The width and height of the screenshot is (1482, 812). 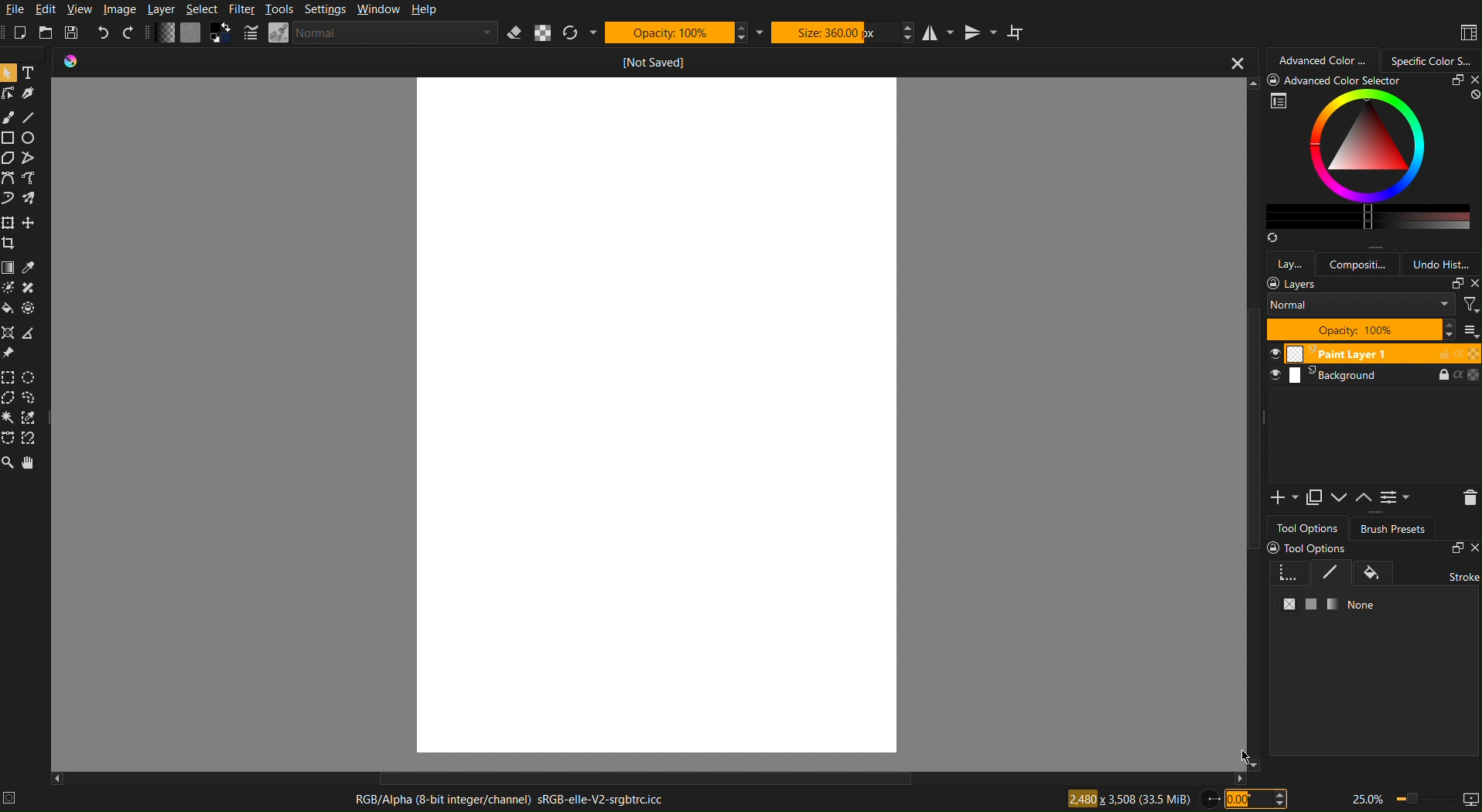 I want to click on Settings, so click(x=327, y=10).